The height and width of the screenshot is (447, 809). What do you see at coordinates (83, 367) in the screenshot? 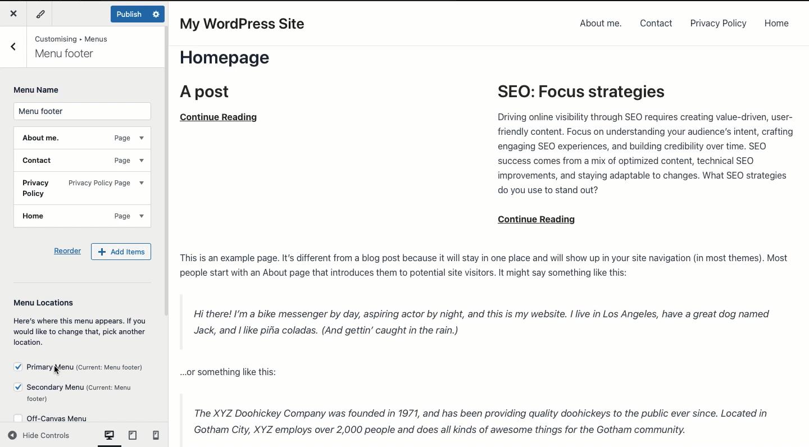
I see `Primary menu` at bounding box center [83, 367].